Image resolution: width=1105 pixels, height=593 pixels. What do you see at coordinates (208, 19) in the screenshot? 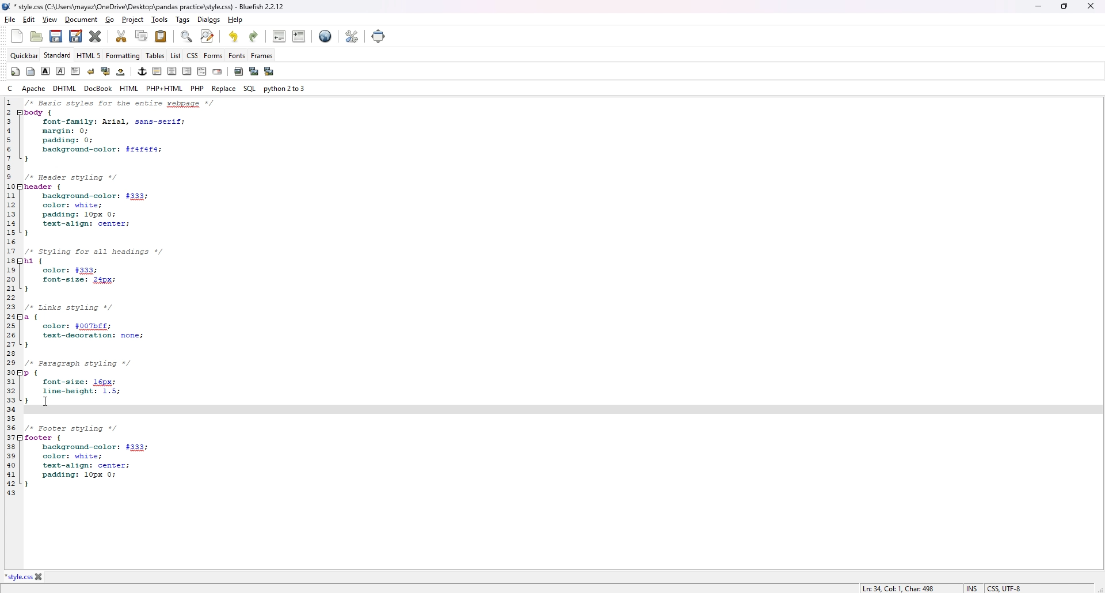
I see `dialogs` at bounding box center [208, 19].